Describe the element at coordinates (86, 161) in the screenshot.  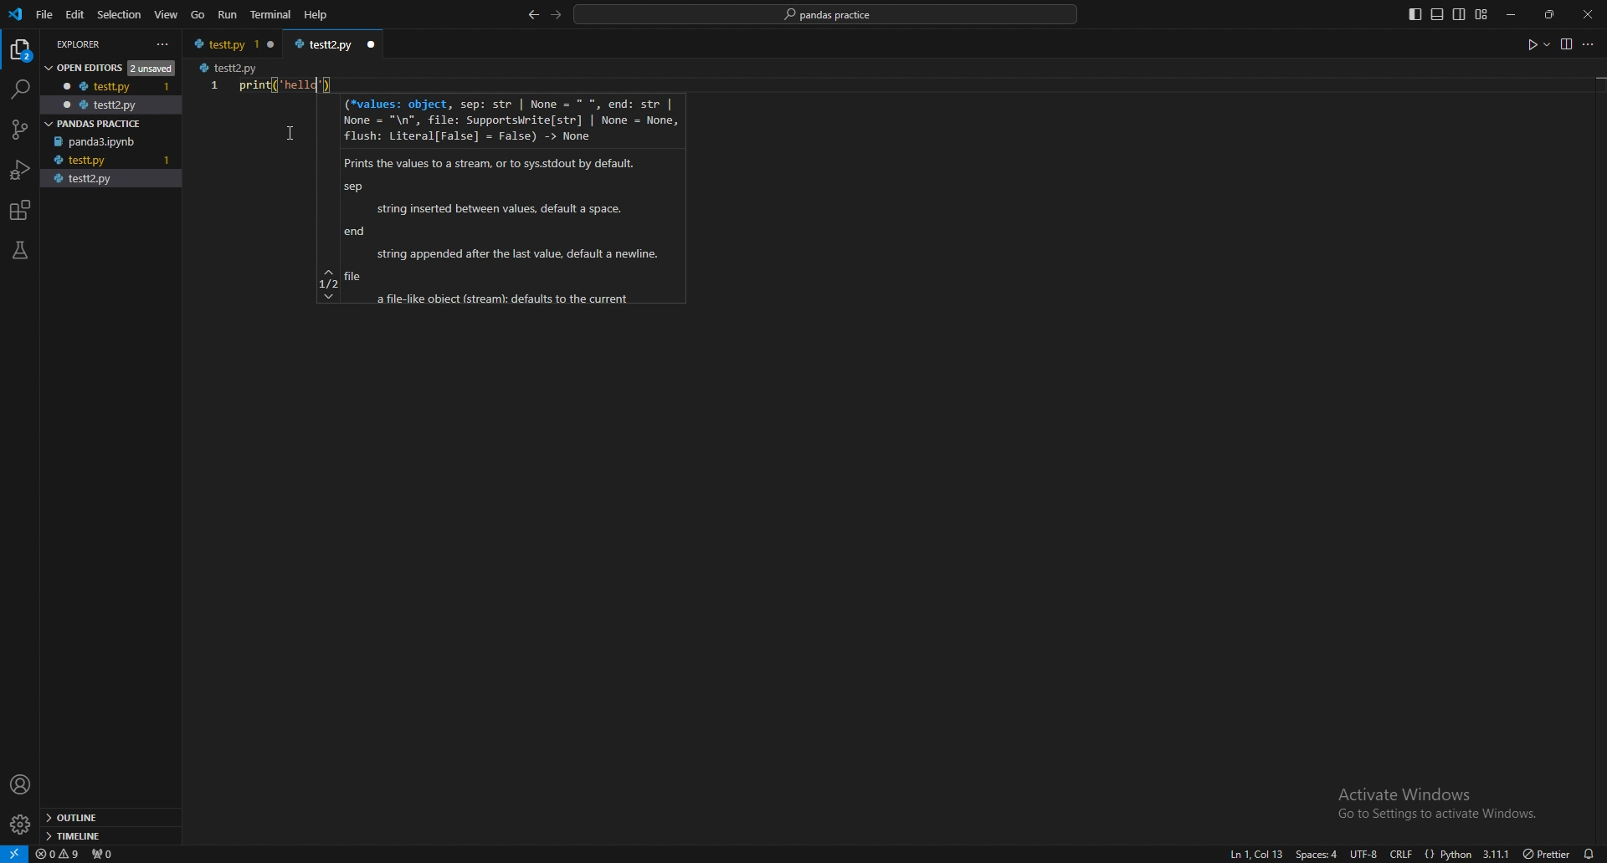
I see `testt.py` at that location.